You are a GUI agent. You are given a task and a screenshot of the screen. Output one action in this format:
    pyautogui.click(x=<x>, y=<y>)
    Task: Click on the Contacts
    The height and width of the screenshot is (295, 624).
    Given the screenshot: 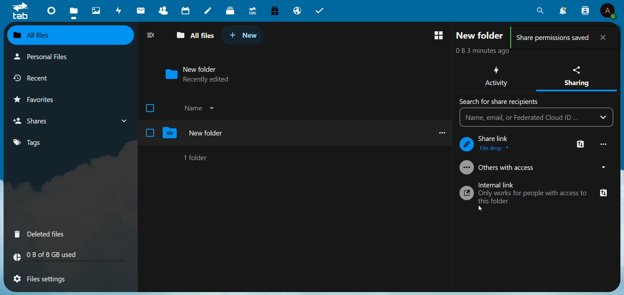 What is the action you would take?
    pyautogui.click(x=585, y=10)
    